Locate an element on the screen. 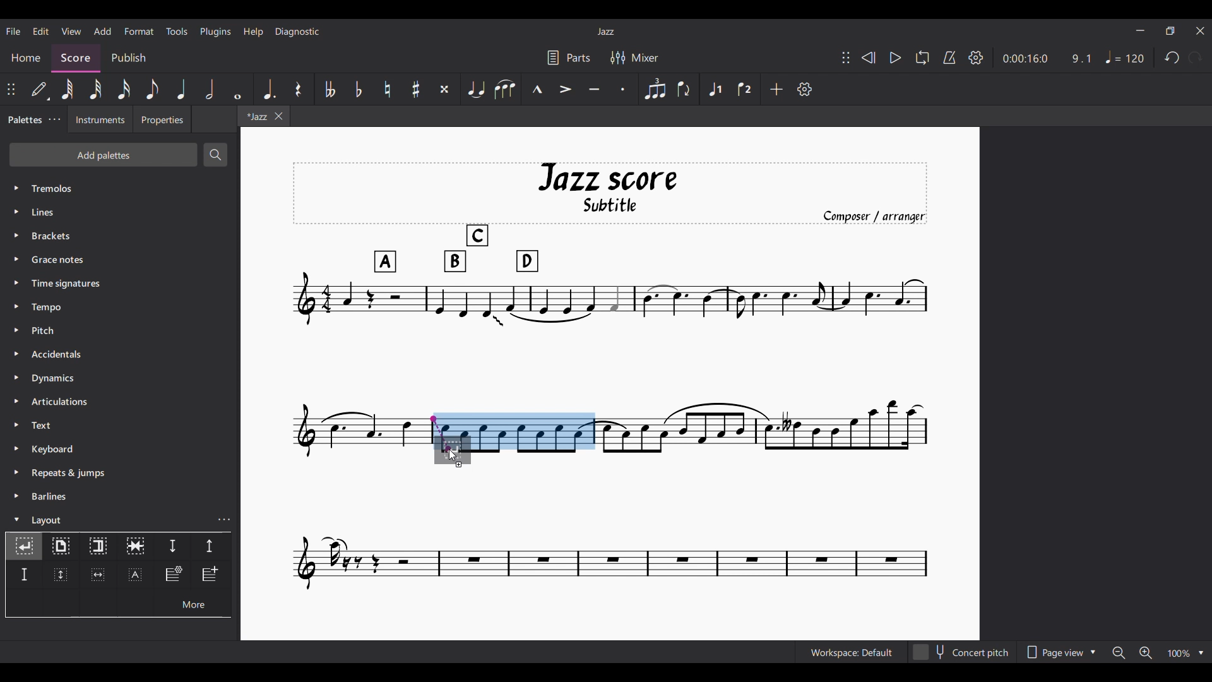 This screenshot has width=1212, height=682. Current score is located at coordinates (764, 440).